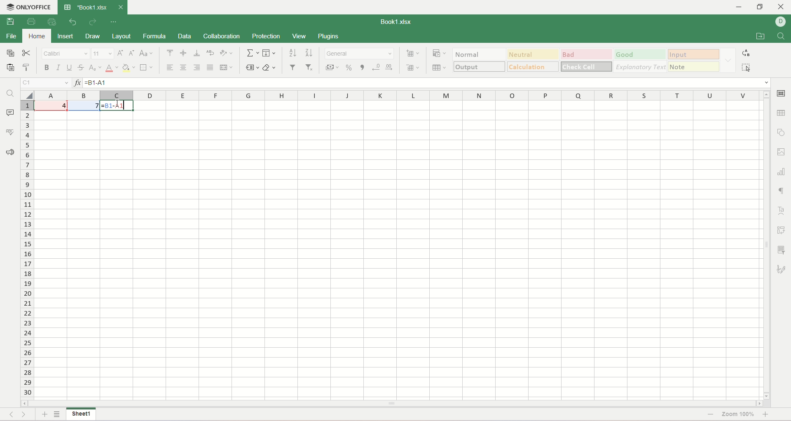 This screenshot has width=791, height=421. Describe the element at coordinates (695, 54) in the screenshot. I see `input` at that location.